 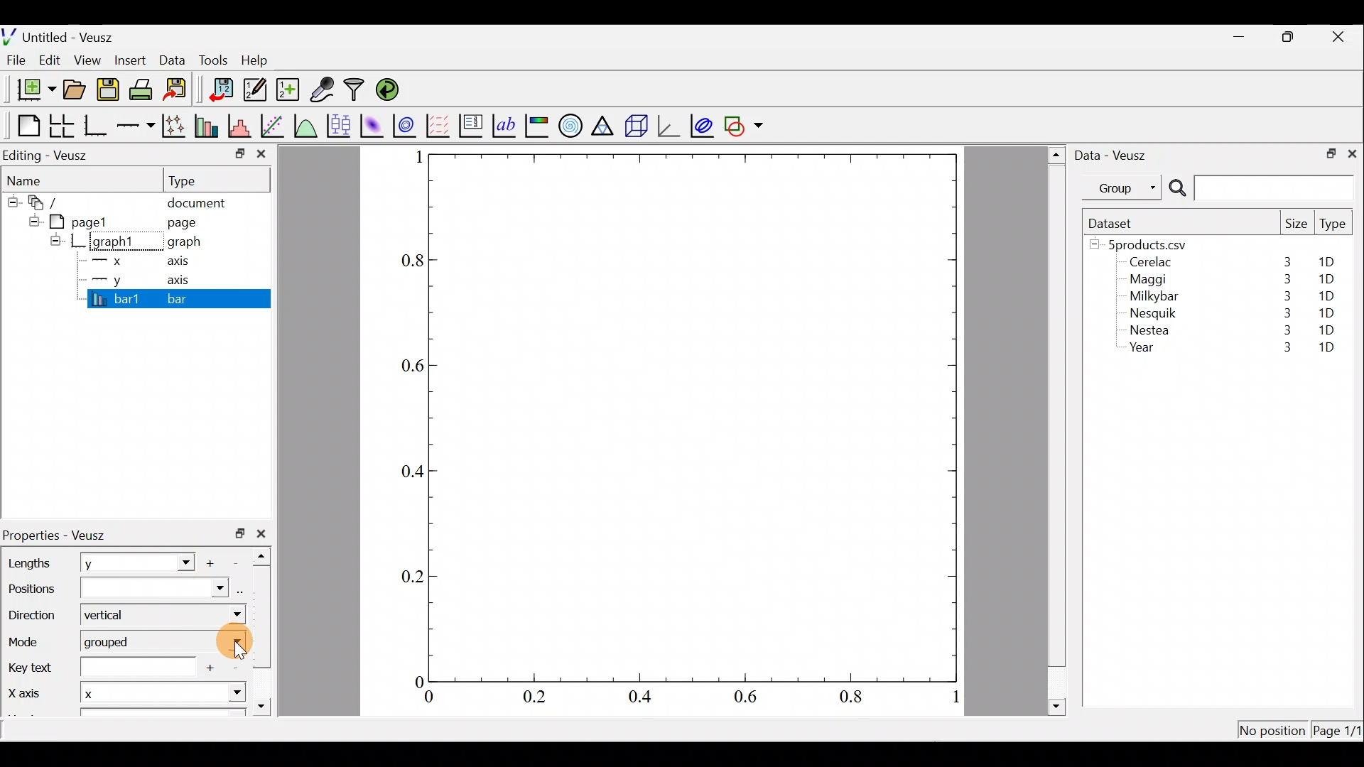 I want to click on 0, so click(x=429, y=699).